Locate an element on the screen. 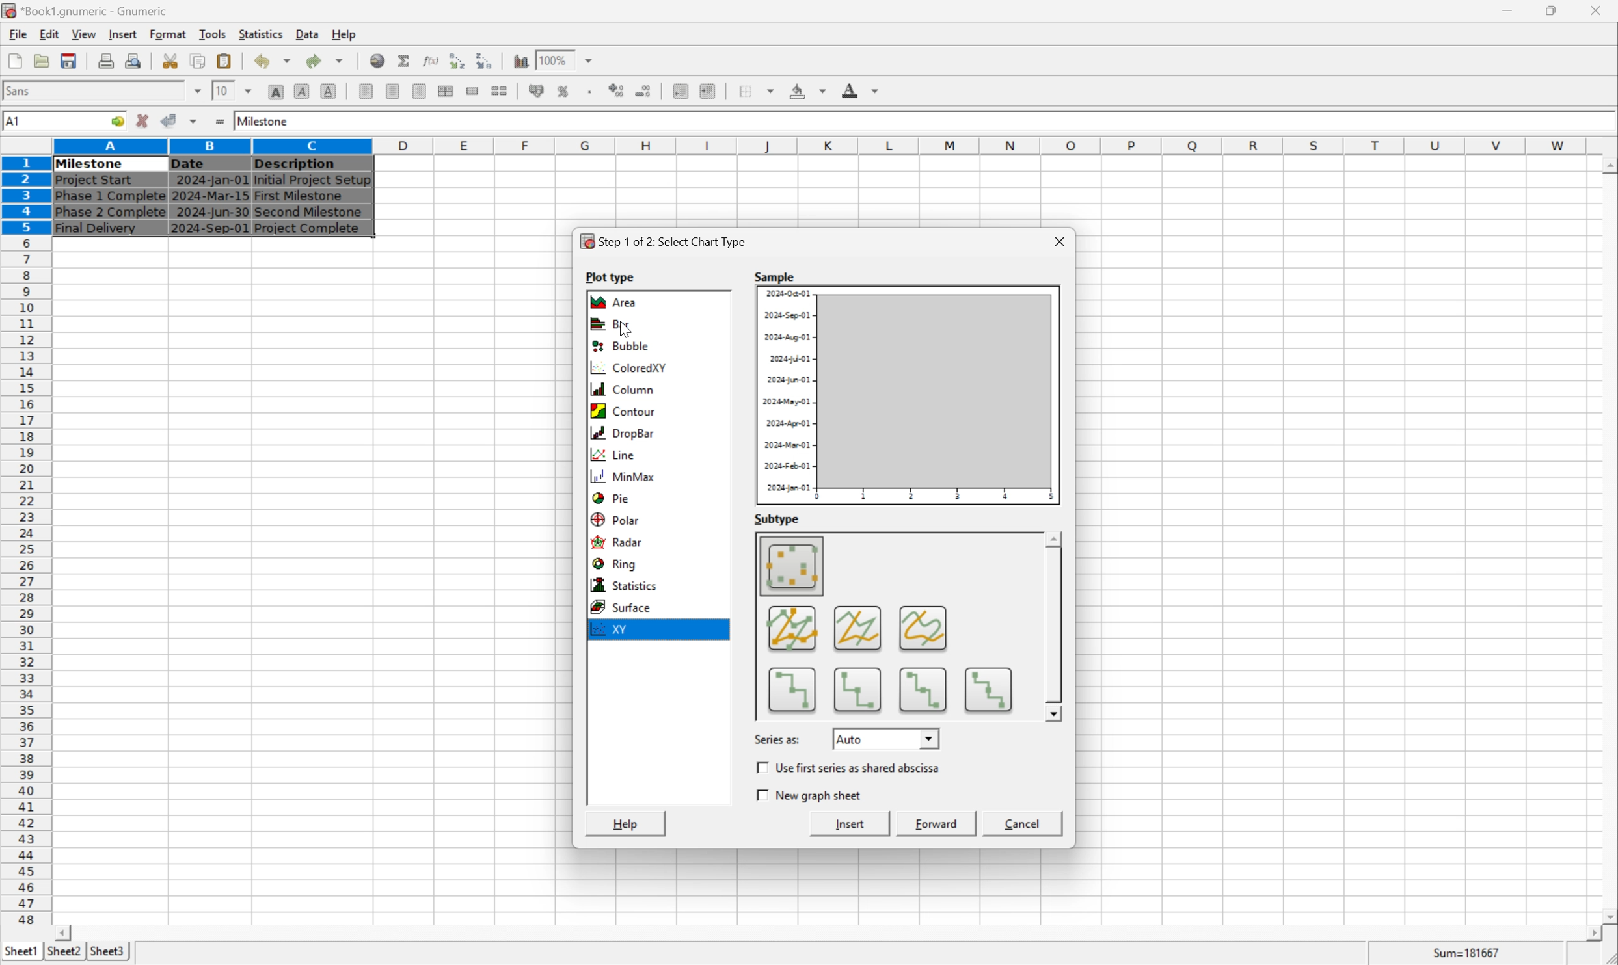 Image resolution: width=1618 pixels, height=965 pixels. file is located at coordinates (18, 34).